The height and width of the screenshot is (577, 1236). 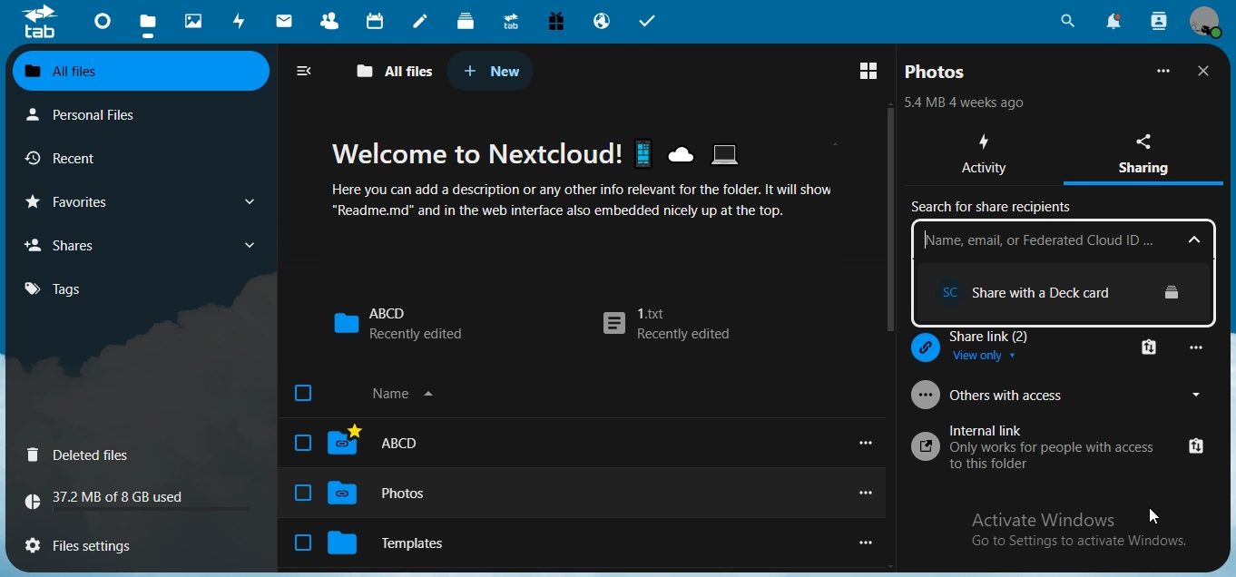 What do you see at coordinates (1051, 296) in the screenshot?
I see `allow upload and editing` at bounding box center [1051, 296].